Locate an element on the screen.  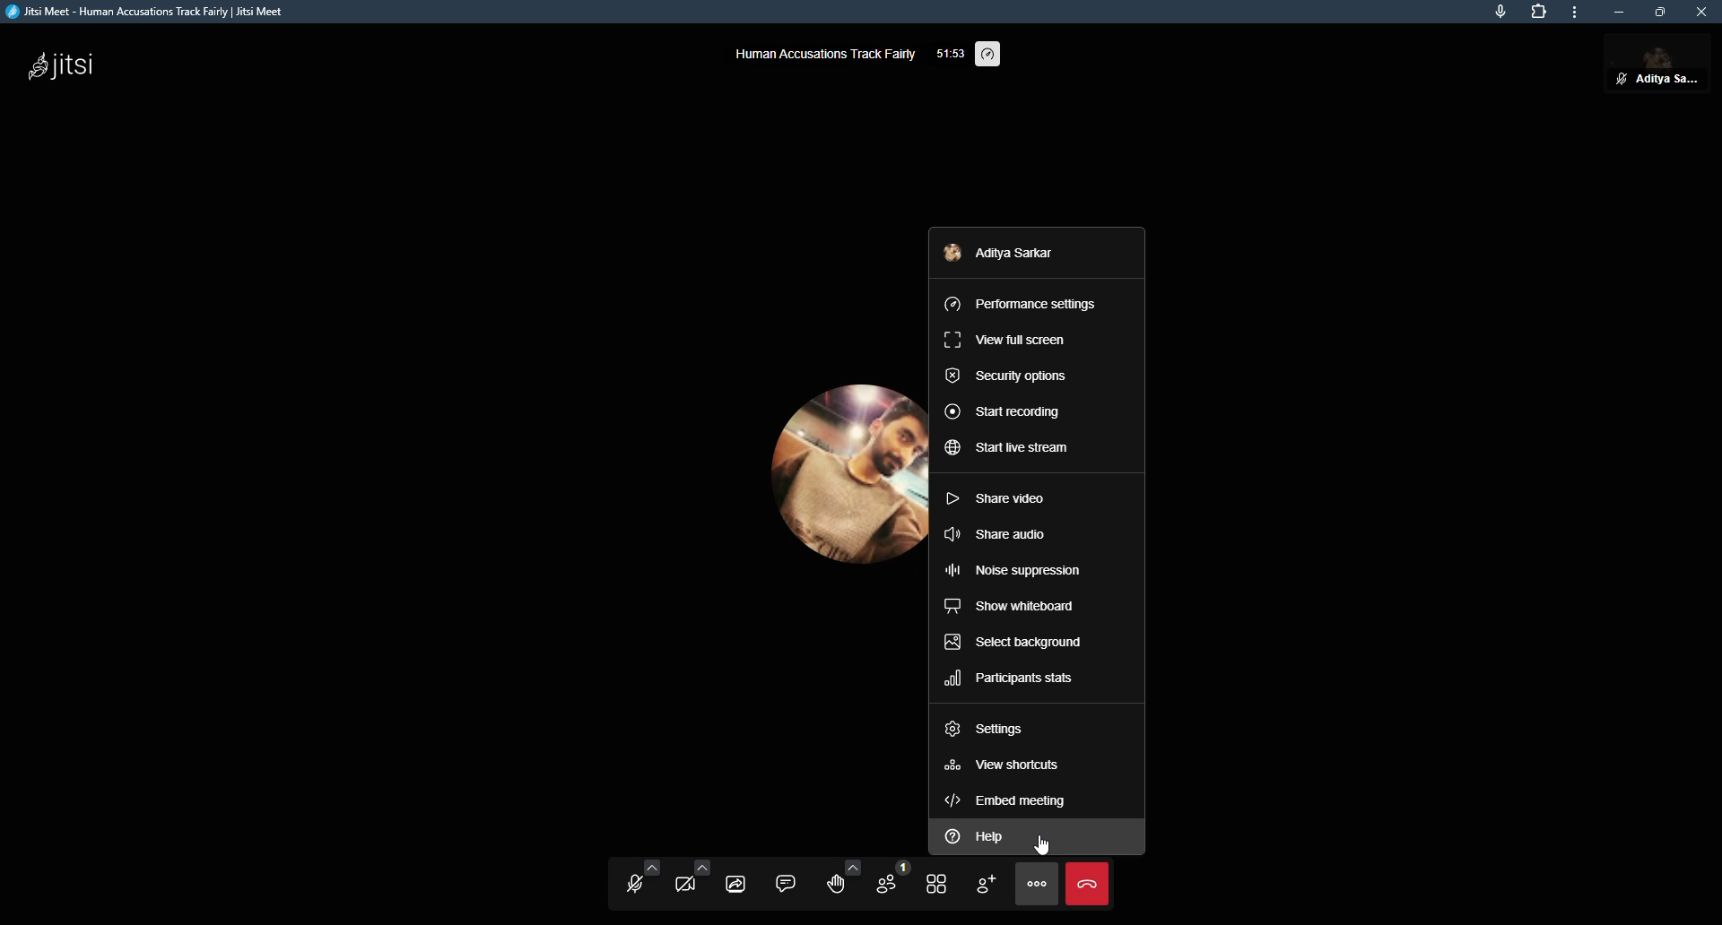
raise hand is located at coordinates (836, 882).